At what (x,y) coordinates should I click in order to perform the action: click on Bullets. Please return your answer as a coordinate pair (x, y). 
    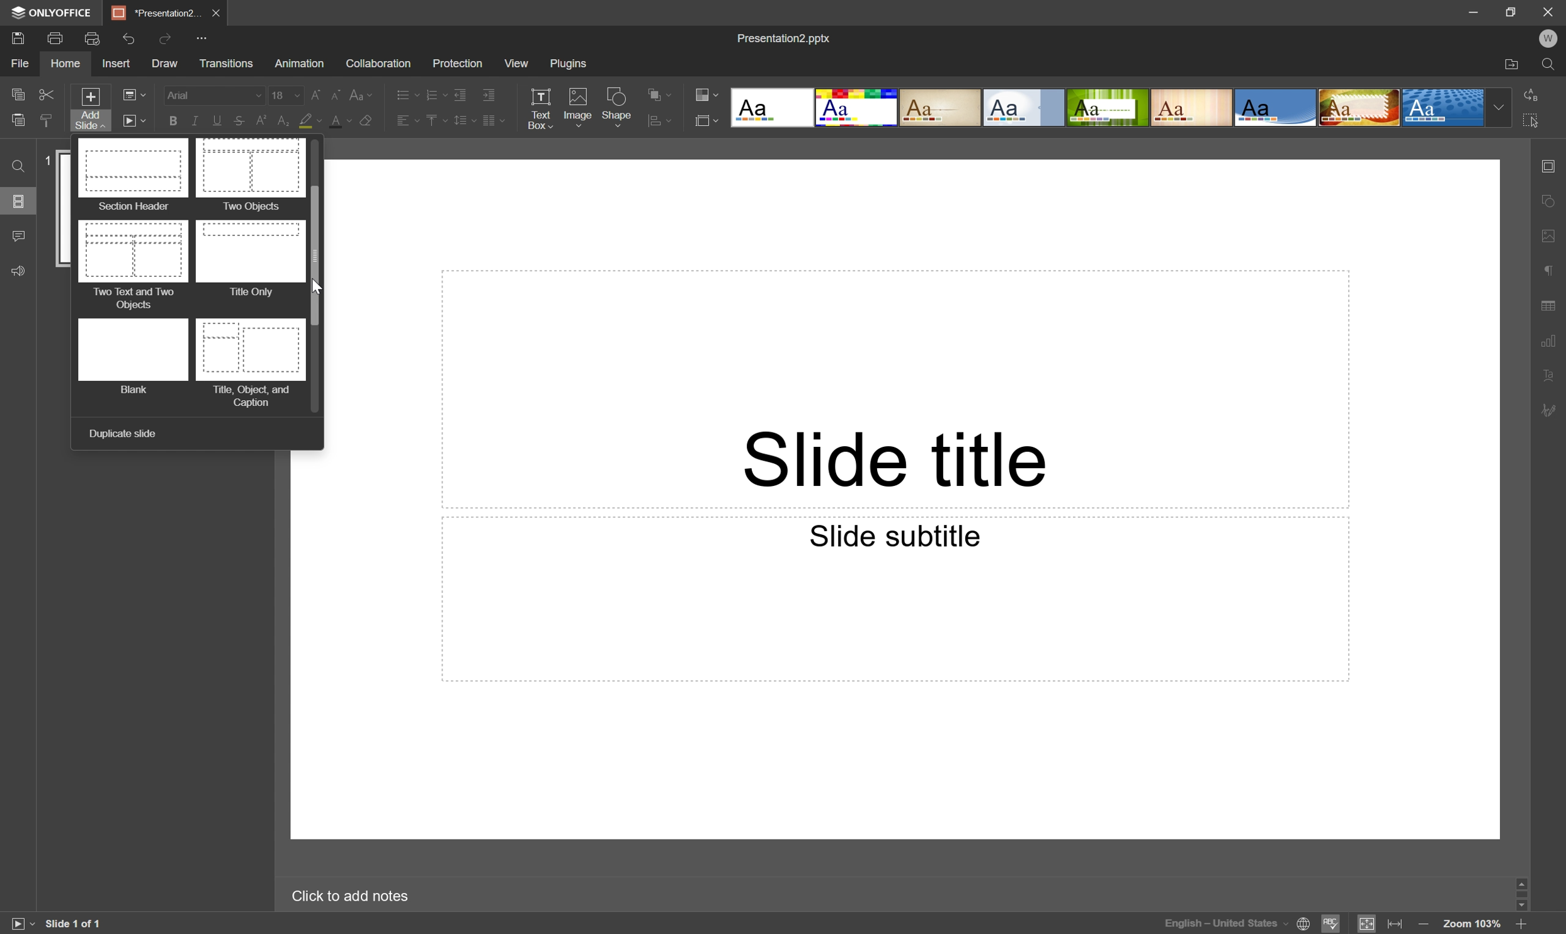
    Looking at the image, I should click on (404, 92).